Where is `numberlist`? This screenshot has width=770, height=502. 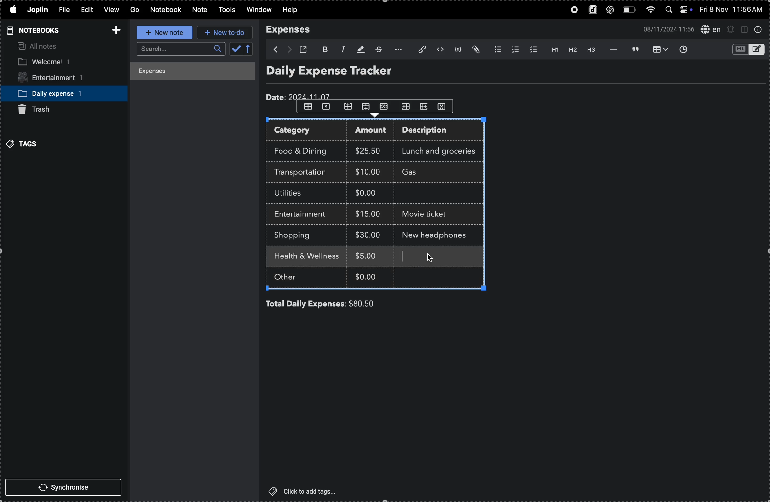
numberlist is located at coordinates (514, 49).